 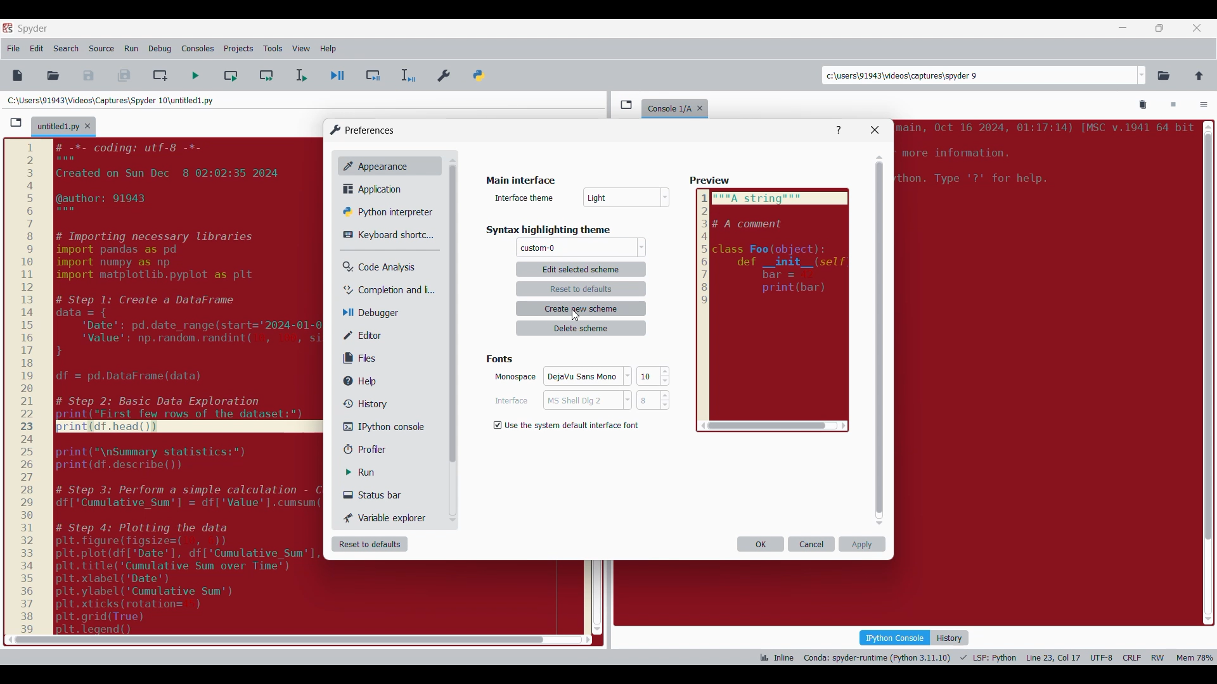 I want to click on Files, so click(x=390, y=358).